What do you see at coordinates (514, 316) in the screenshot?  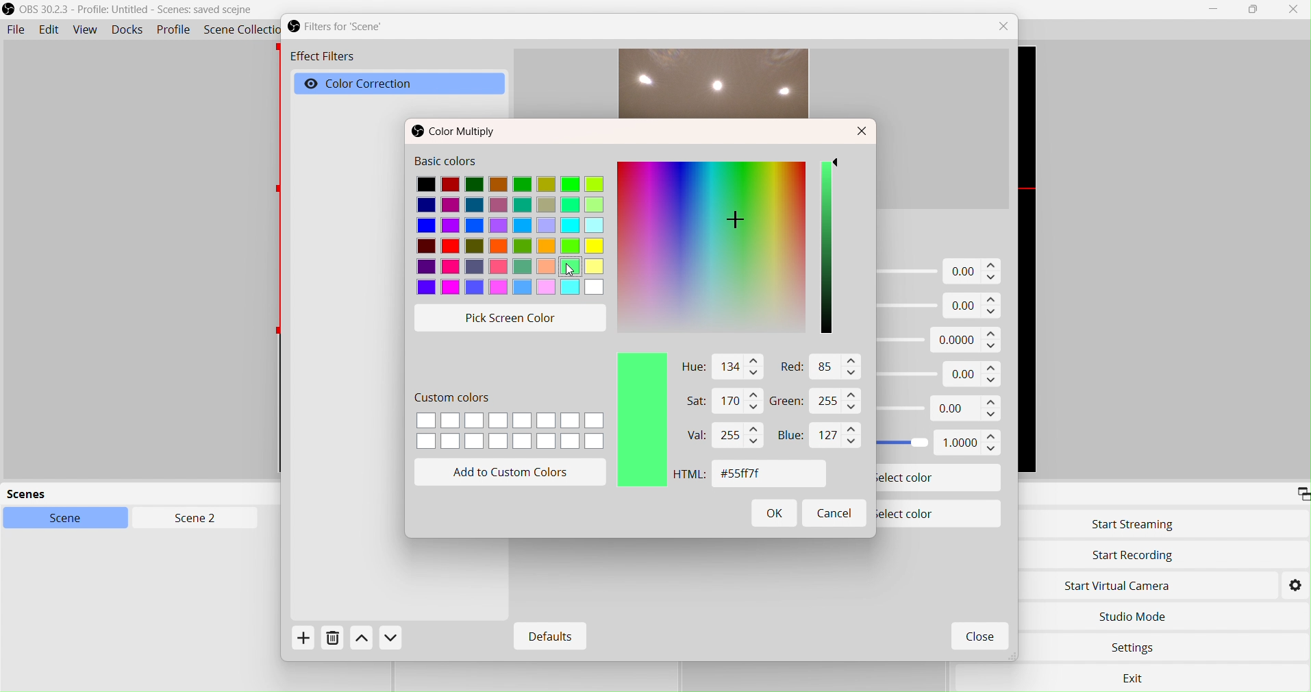 I see `Pick Screen Color` at bounding box center [514, 316].